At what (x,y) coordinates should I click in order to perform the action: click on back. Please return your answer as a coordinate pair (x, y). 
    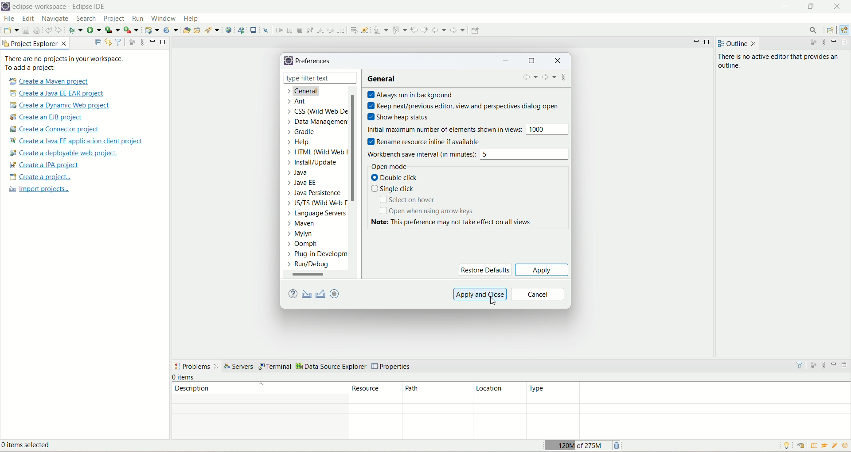
    Looking at the image, I should click on (530, 79).